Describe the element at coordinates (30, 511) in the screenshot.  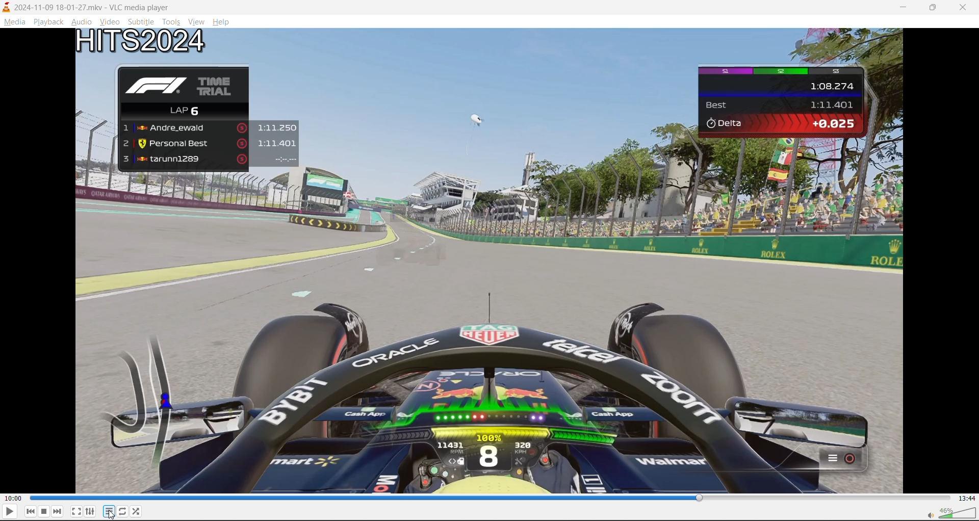
I see `previous` at that location.